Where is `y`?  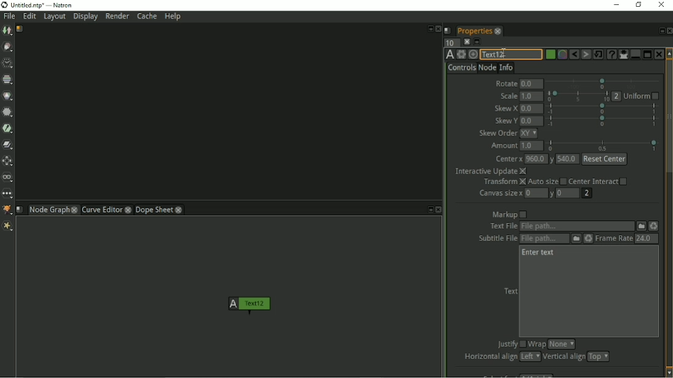 y is located at coordinates (552, 159).